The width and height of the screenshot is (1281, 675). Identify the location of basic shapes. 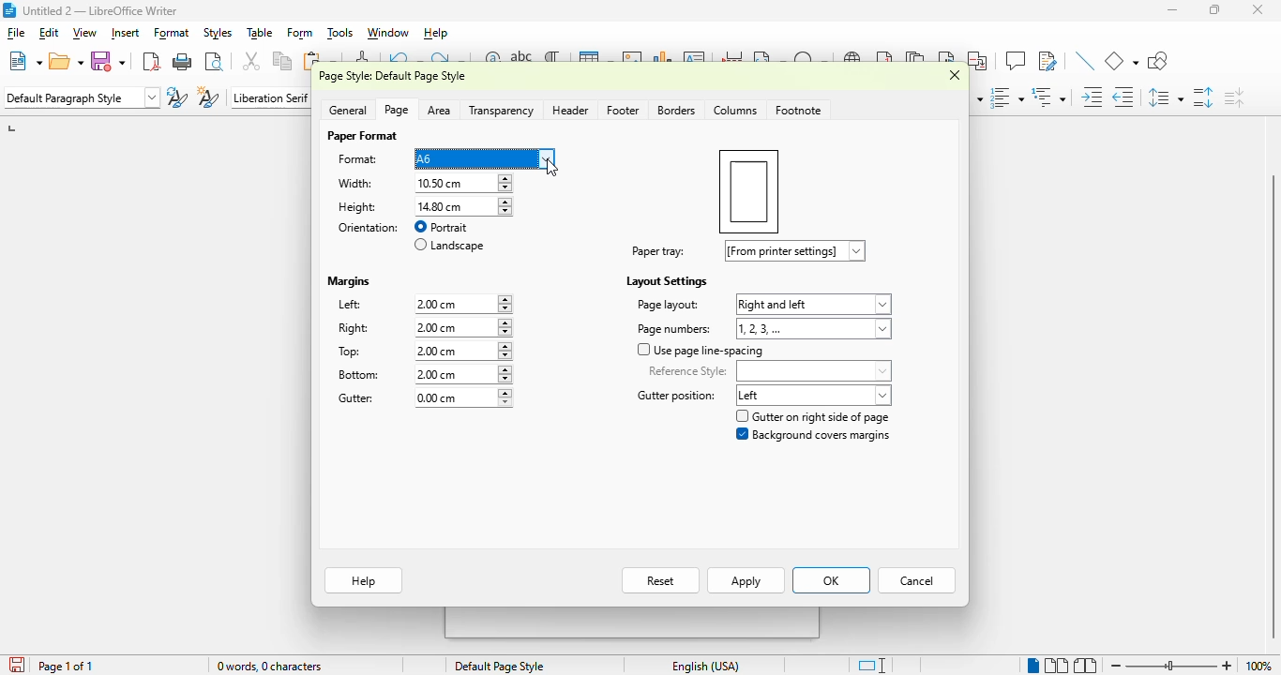
(1123, 62).